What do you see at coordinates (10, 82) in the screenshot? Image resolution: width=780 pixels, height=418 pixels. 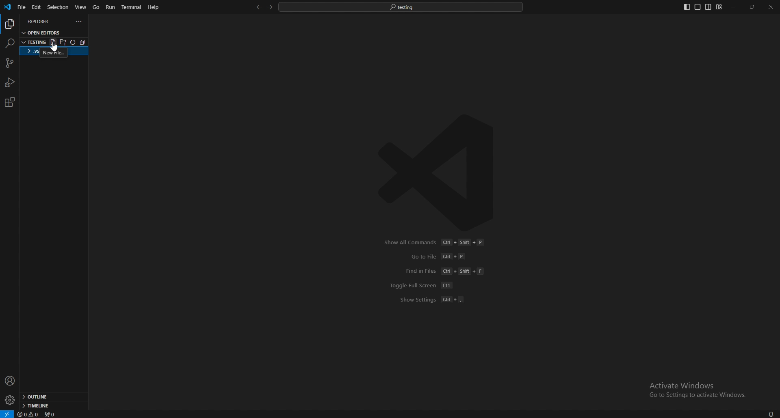 I see `run and debug` at bounding box center [10, 82].